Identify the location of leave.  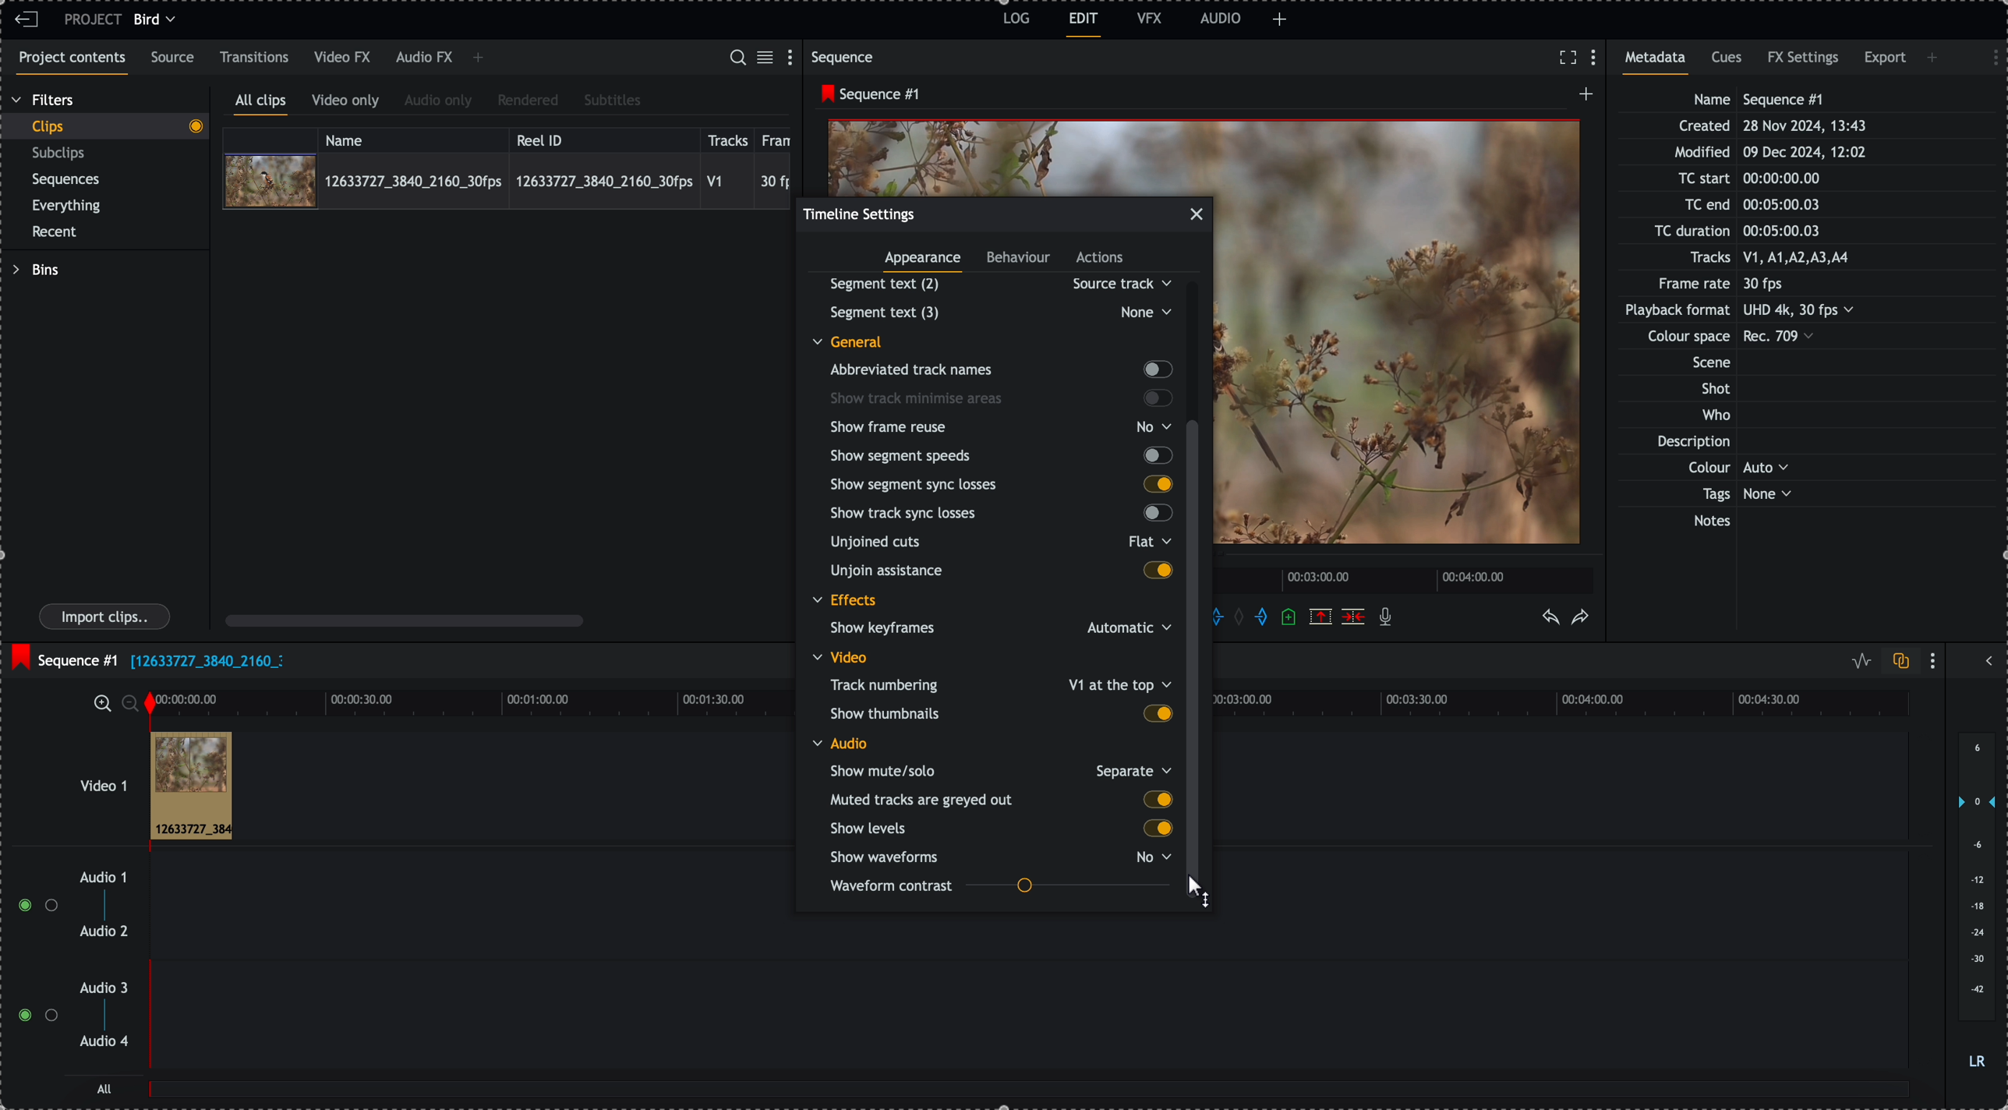
(27, 20).